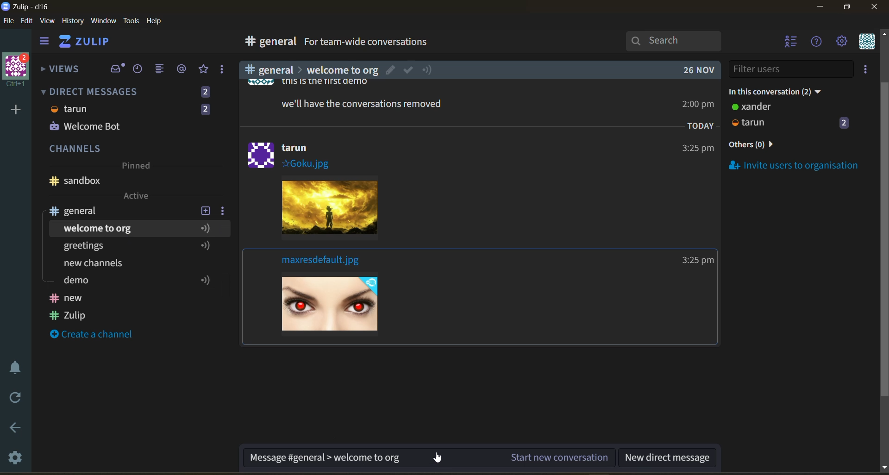  Describe the element at coordinates (25, 7) in the screenshot. I see `app name and organisation name` at that location.